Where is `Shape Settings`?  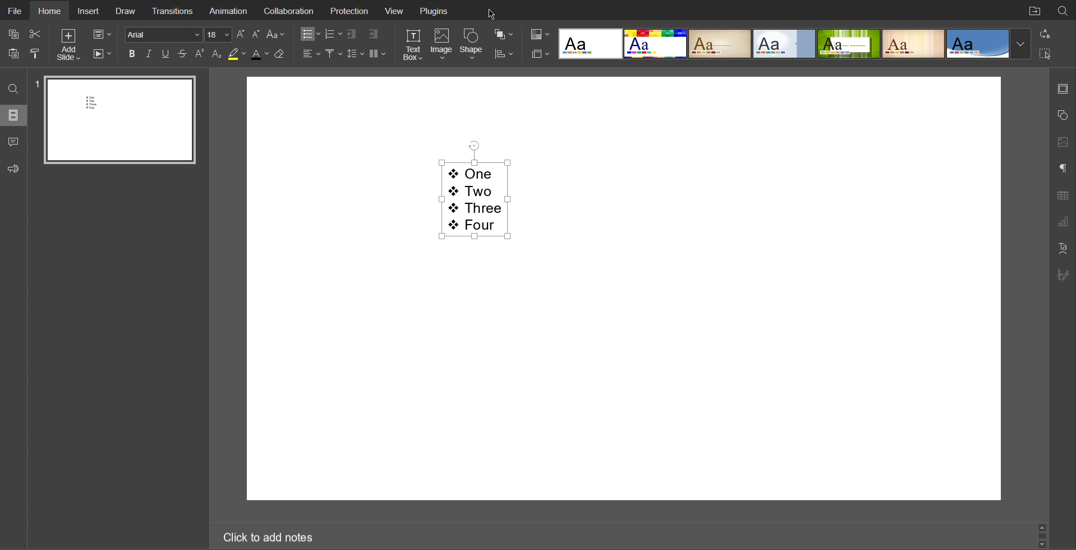 Shape Settings is located at coordinates (1061, 115).